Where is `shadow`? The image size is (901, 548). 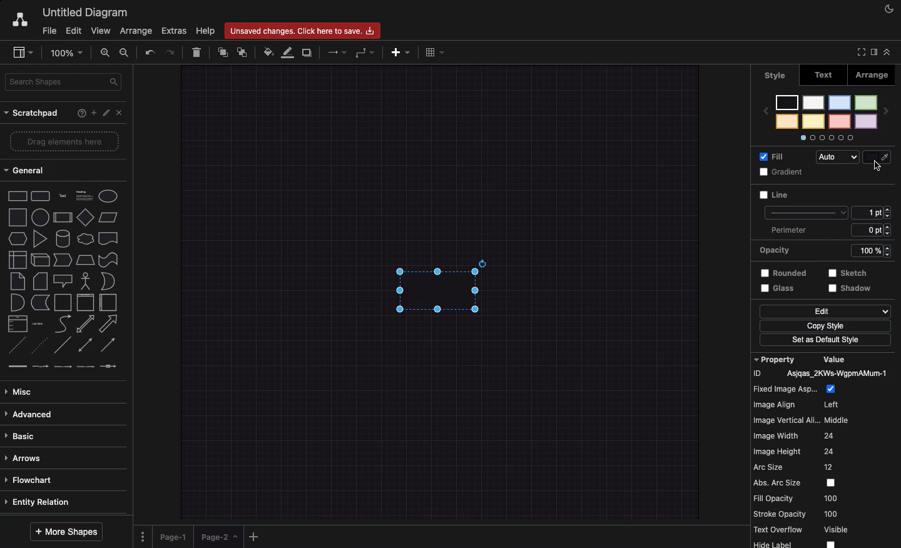
shadow is located at coordinates (852, 289).